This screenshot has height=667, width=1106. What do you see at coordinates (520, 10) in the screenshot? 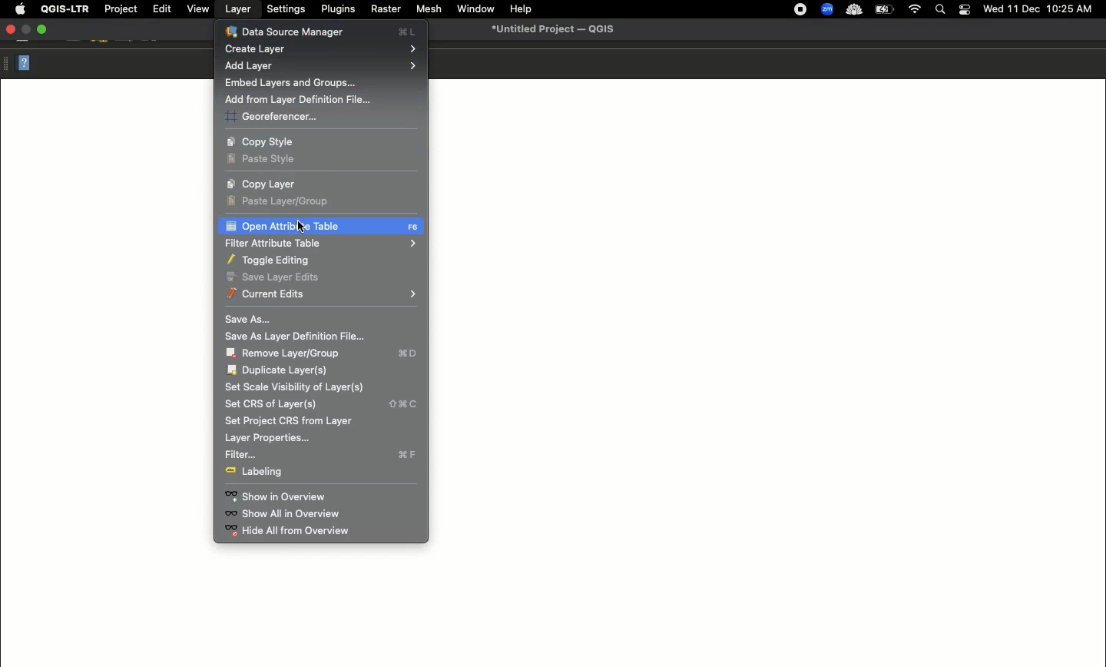
I see `Help` at bounding box center [520, 10].